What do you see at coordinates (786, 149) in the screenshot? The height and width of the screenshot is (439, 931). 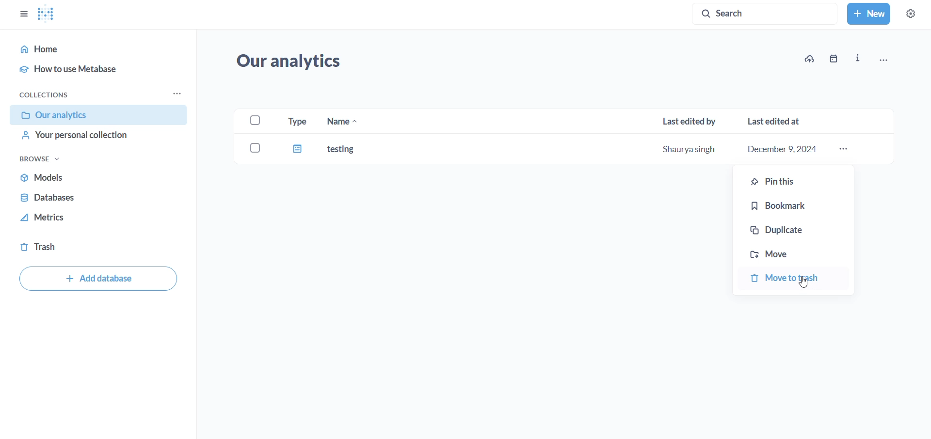 I see `December 9, 2024` at bounding box center [786, 149].